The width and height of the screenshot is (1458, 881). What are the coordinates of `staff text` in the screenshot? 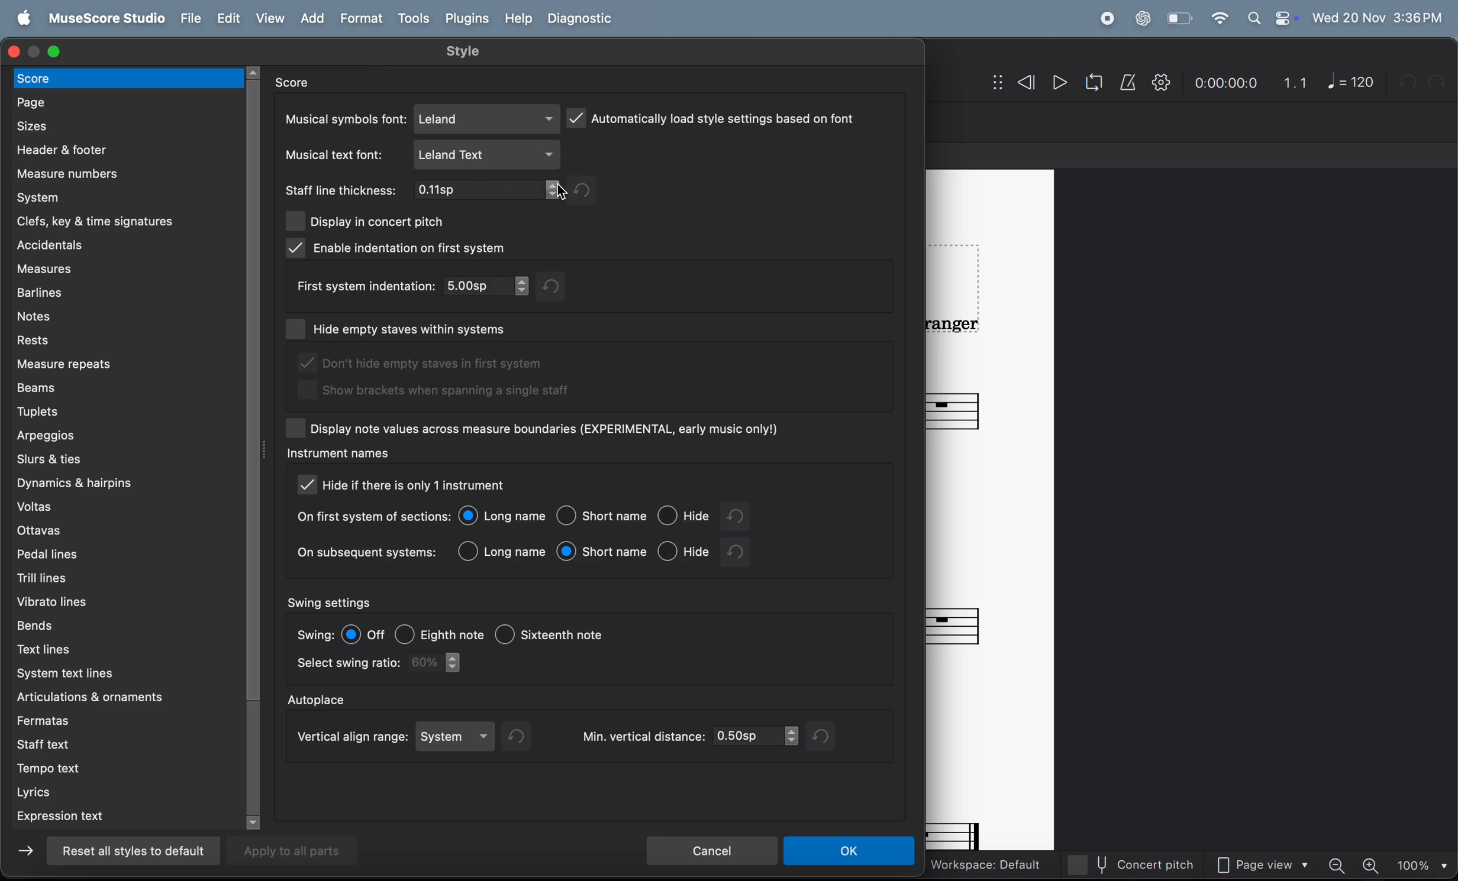 It's located at (118, 744).